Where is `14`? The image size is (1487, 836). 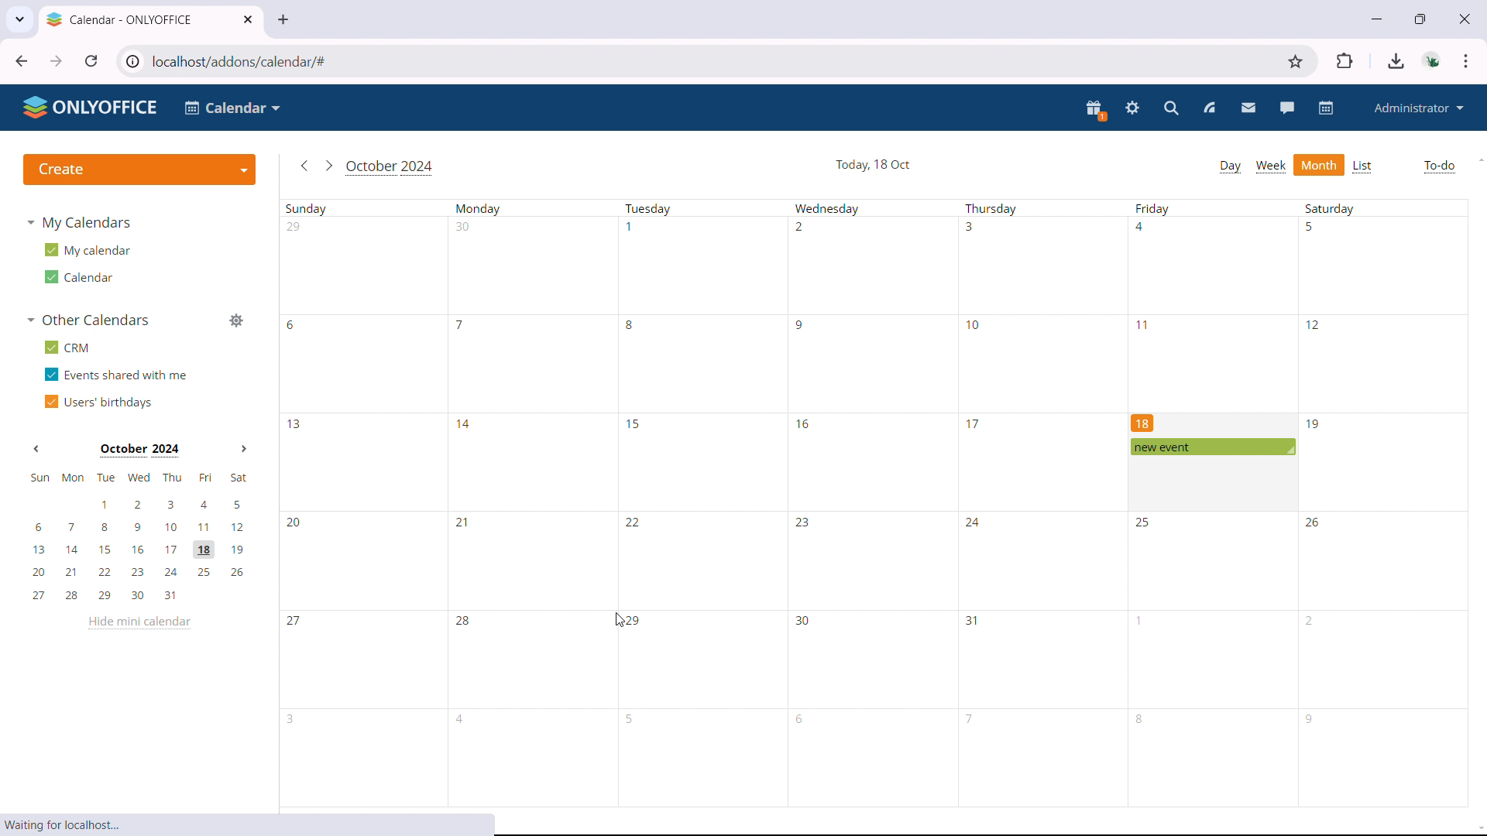
14 is located at coordinates (466, 424).